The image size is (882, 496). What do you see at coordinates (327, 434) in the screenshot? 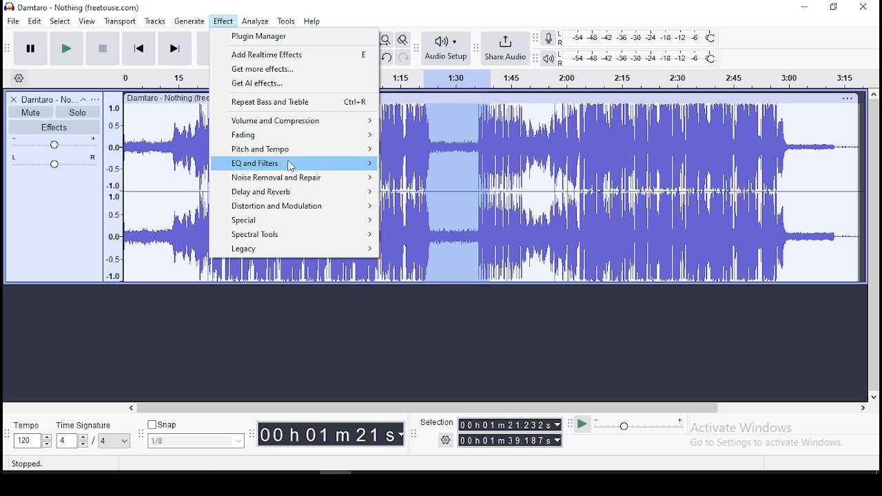
I see `0O0hO01m21s` at bounding box center [327, 434].